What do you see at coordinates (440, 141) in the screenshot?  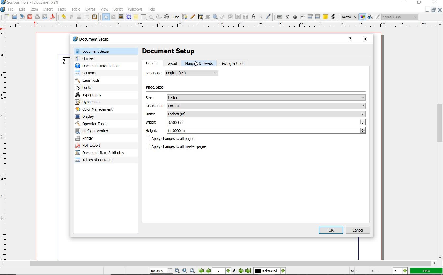 I see `scrollbar` at bounding box center [440, 141].